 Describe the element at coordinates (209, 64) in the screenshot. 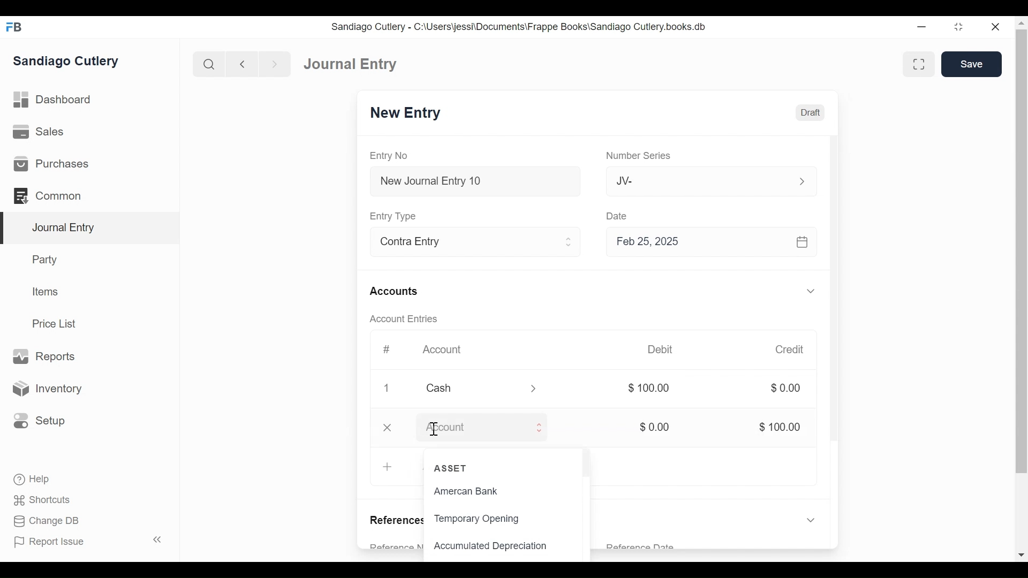

I see `Search` at that location.